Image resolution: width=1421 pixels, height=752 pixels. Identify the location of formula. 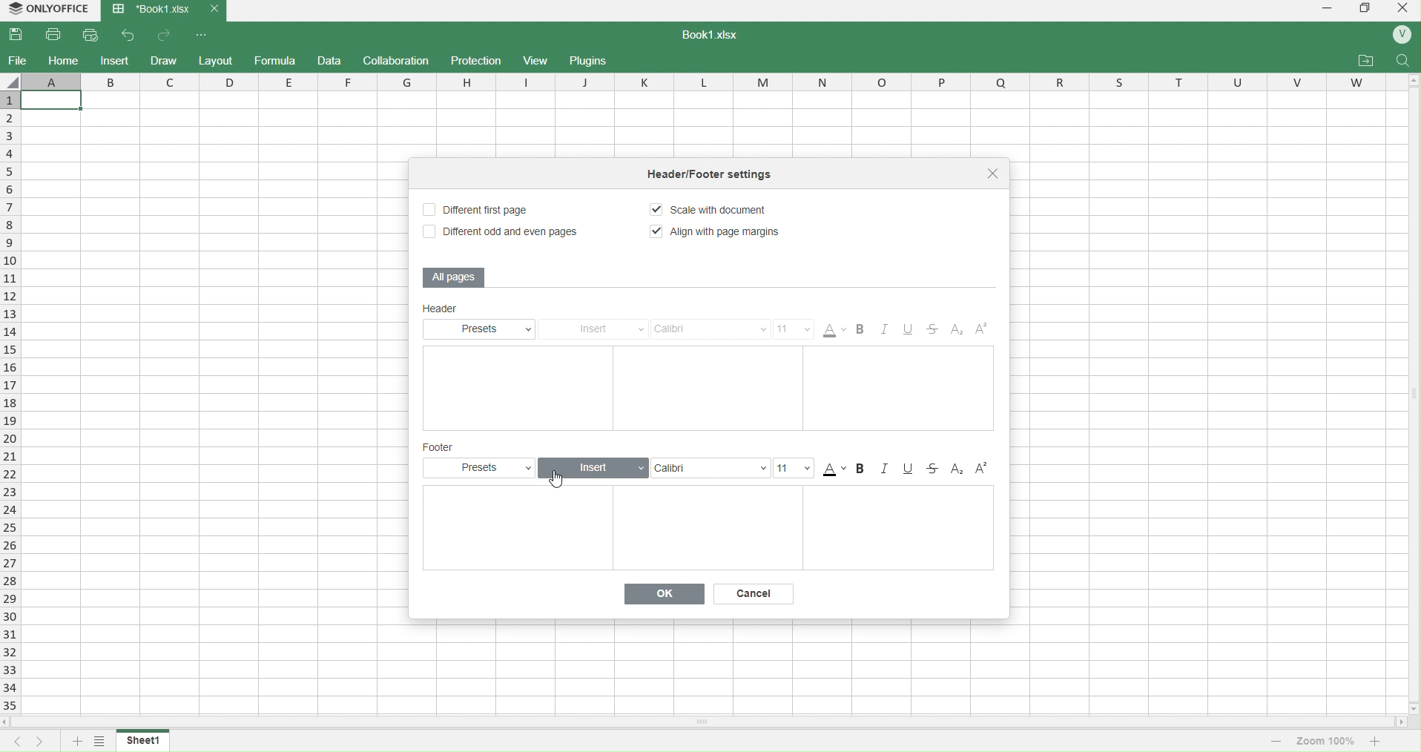
(275, 62).